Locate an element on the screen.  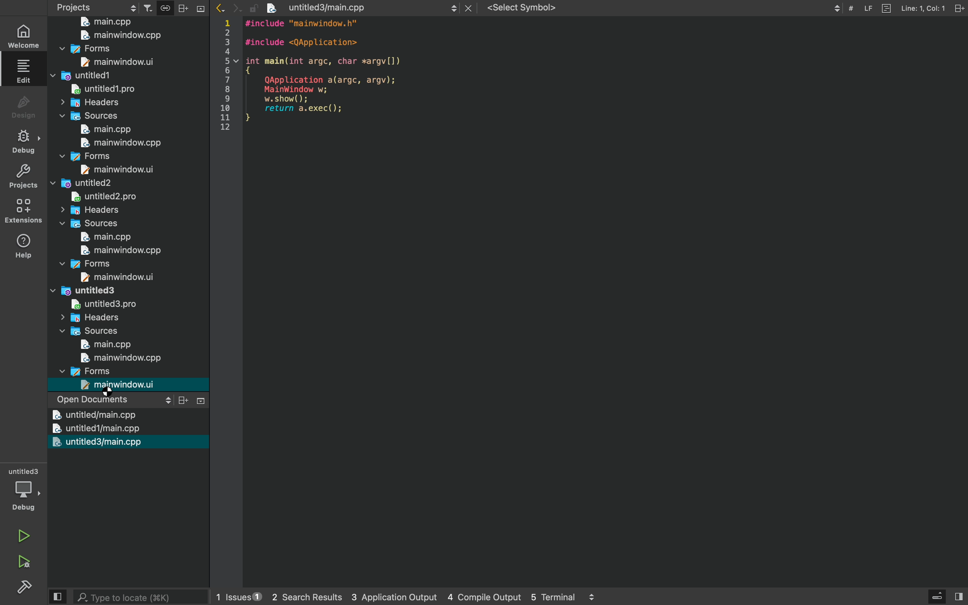
Sources is located at coordinates (107, 238).